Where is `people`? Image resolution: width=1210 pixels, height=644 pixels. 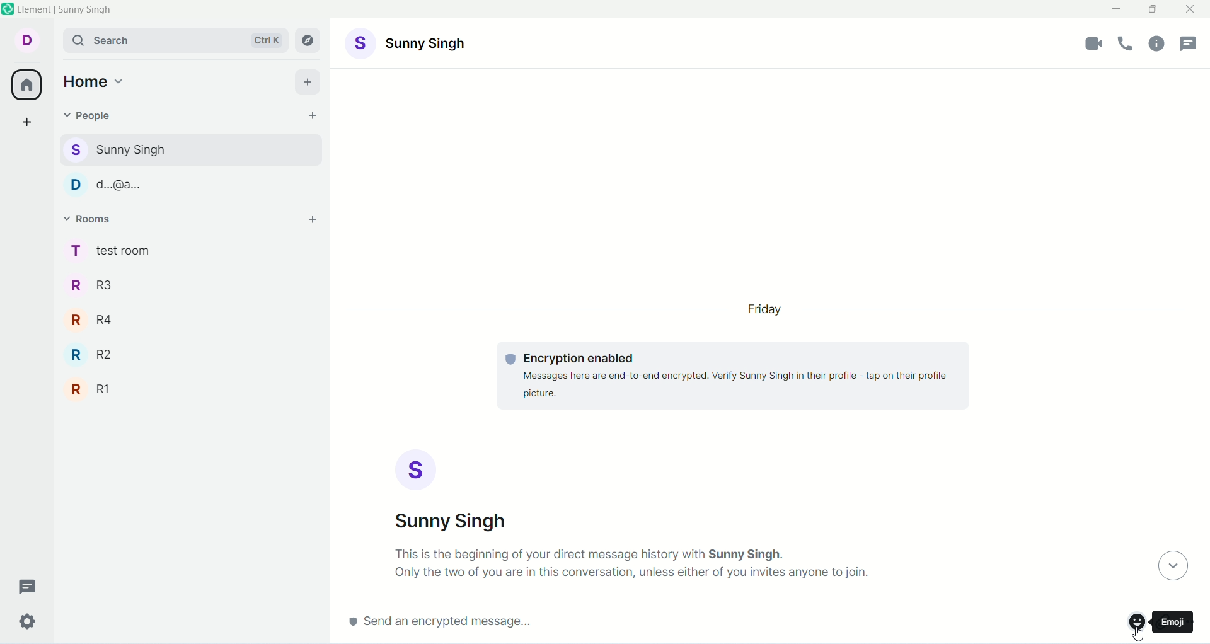 people is located at coordinates (89, 115).